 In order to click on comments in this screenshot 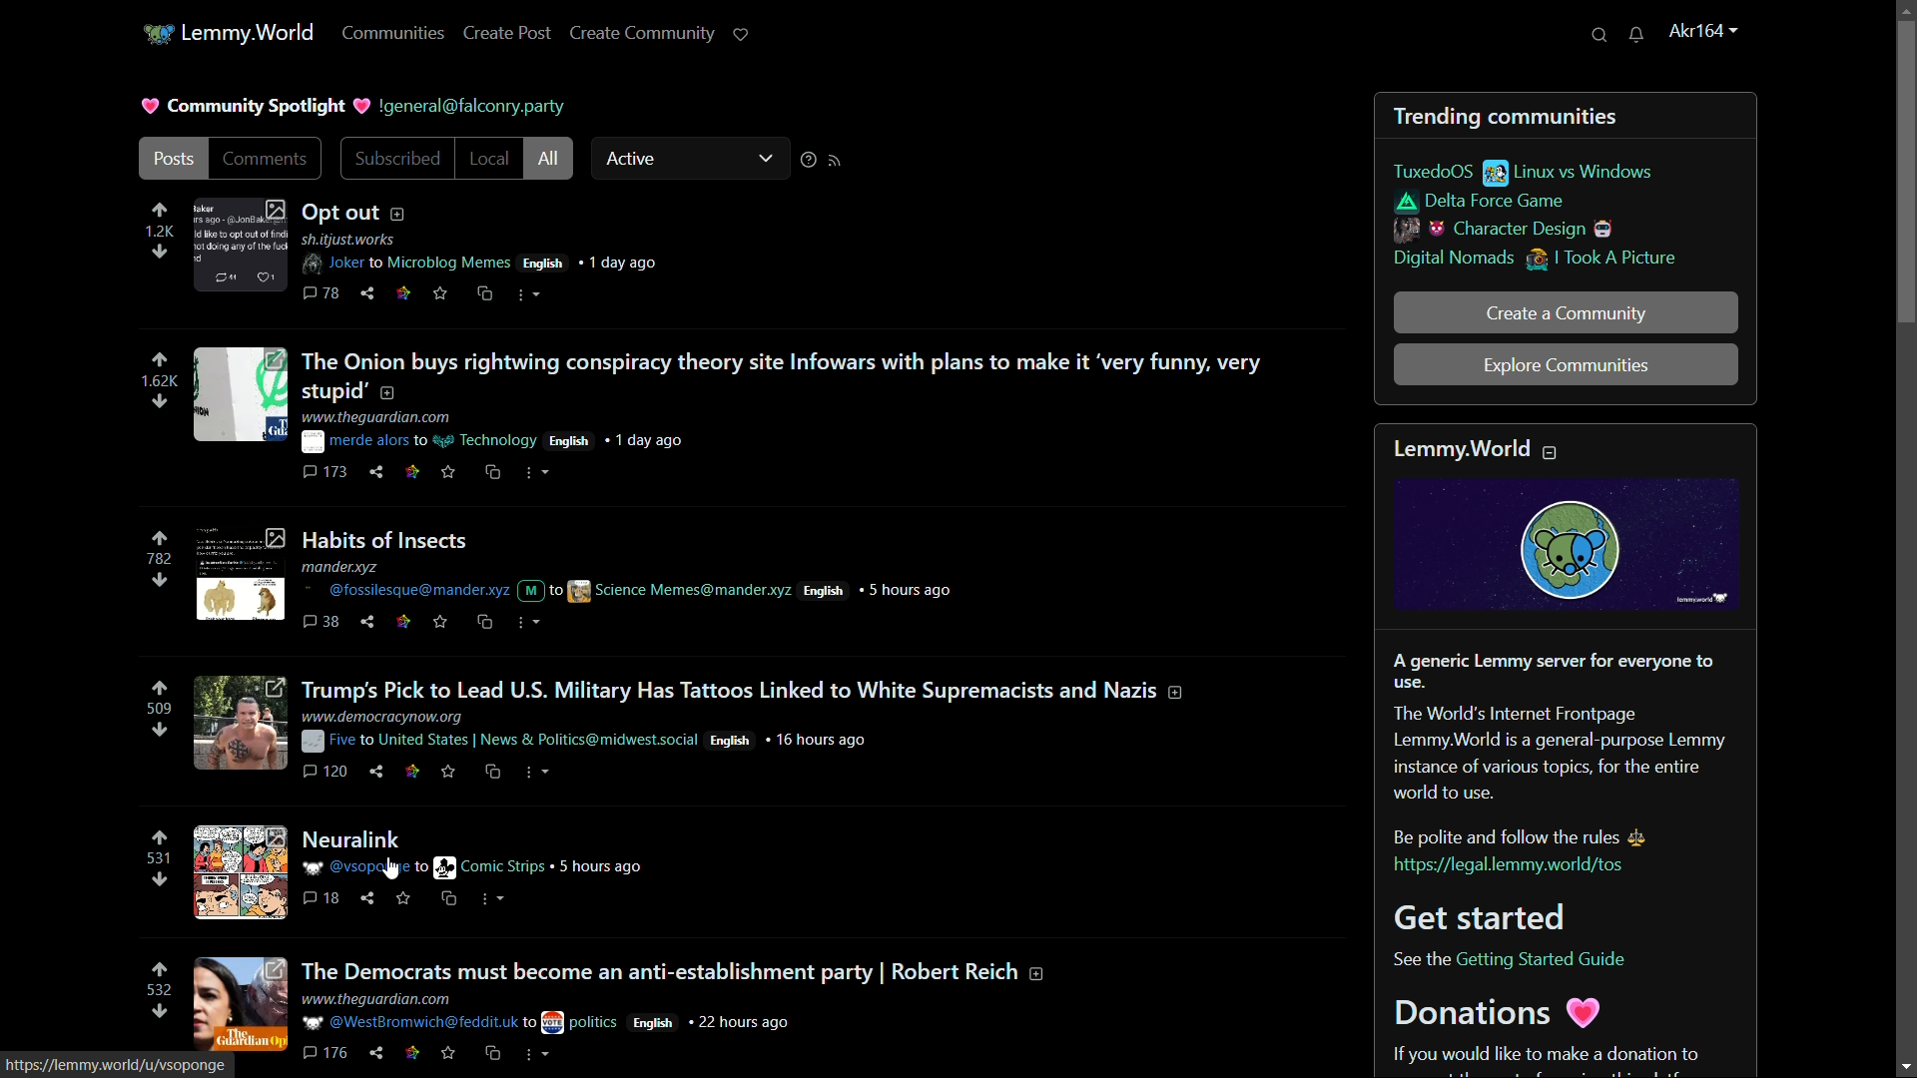, I will do `click(269, 161)`.